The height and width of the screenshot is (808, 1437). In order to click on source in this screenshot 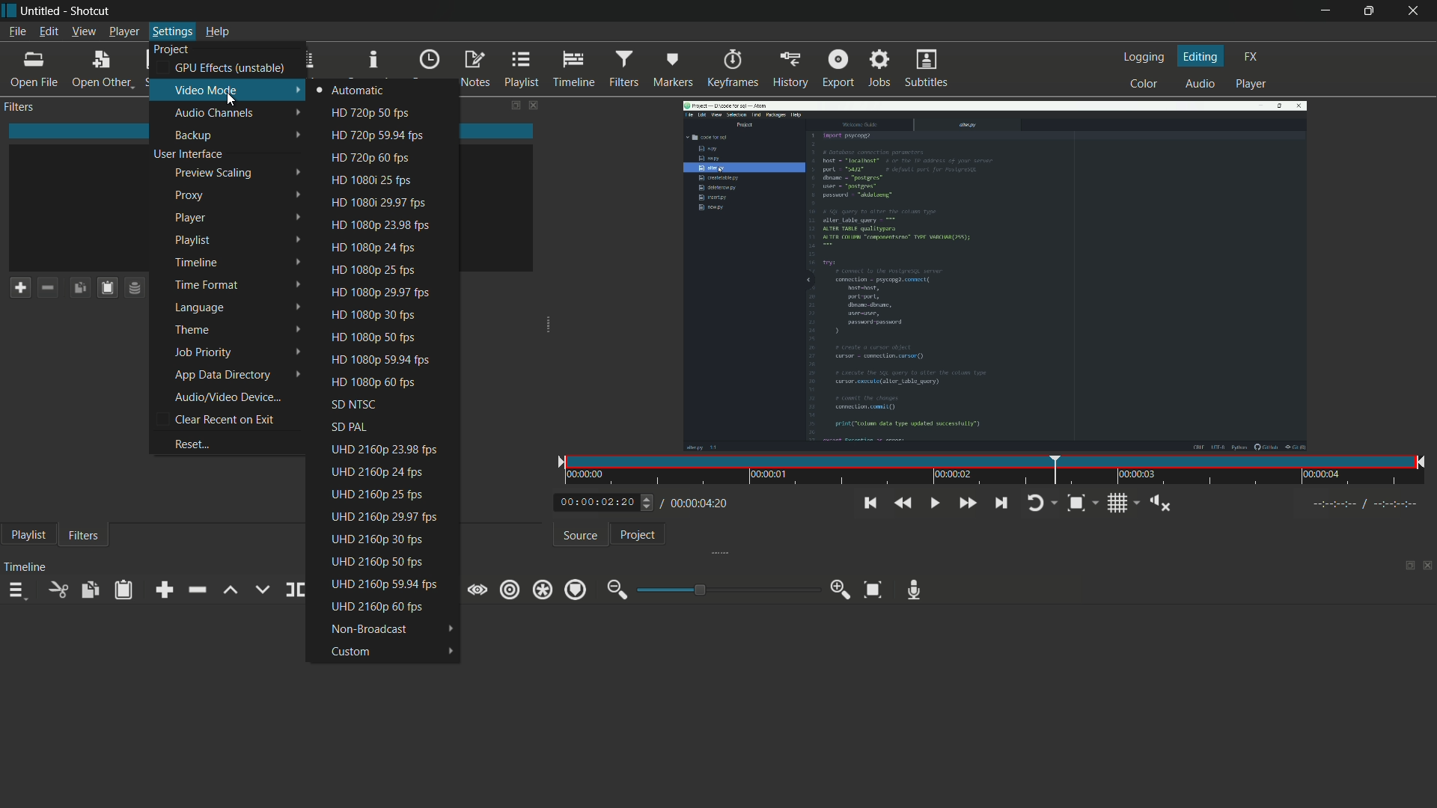, I will do `click(580, 535)`.